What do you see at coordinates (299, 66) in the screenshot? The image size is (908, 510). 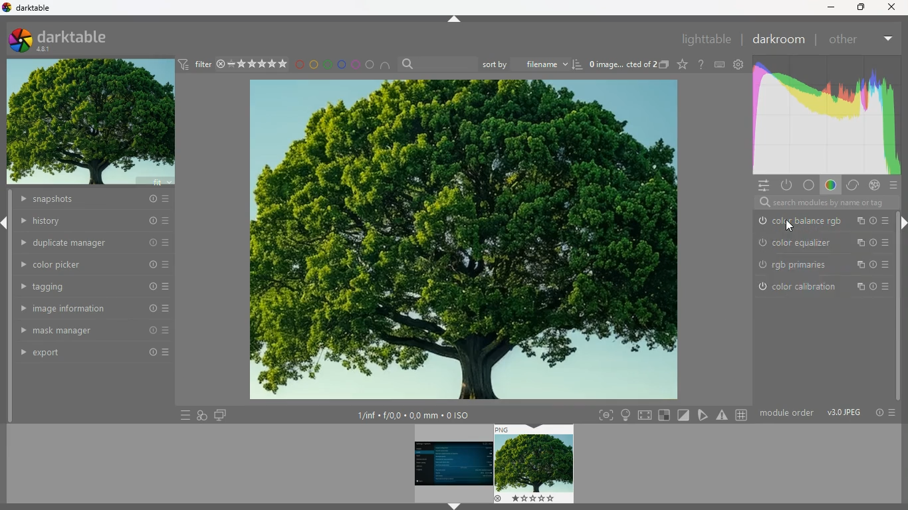 I see `red` at bounding box center [299, 66].